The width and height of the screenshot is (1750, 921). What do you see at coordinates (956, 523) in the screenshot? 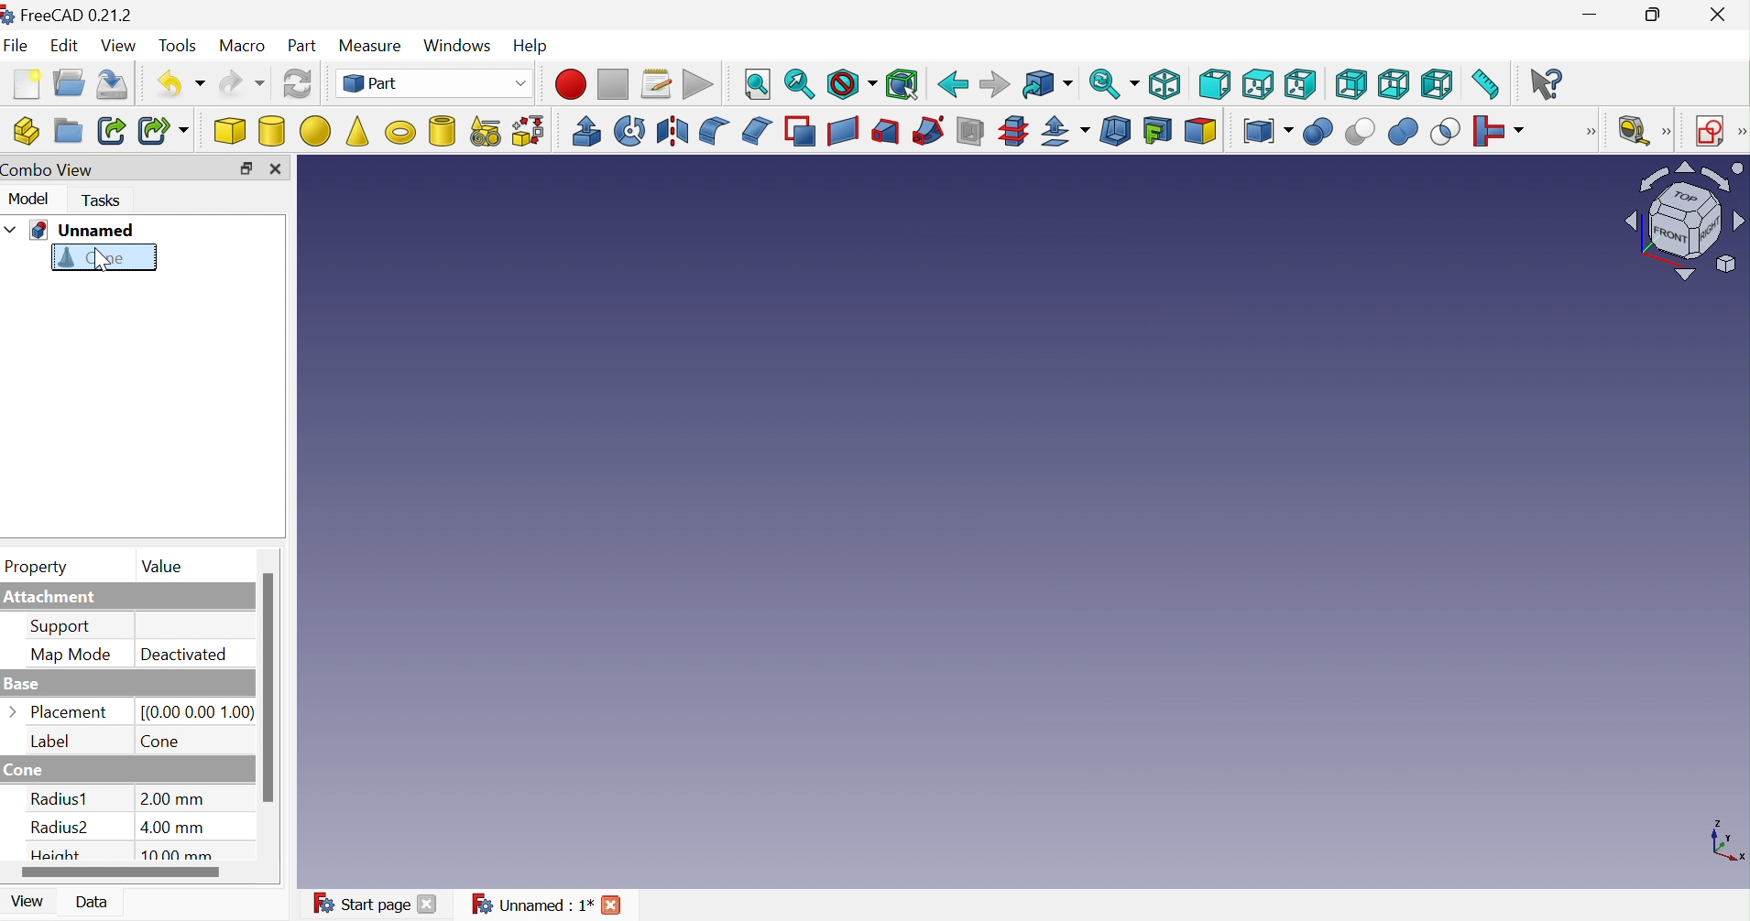
I see `workspace` at bounding box center [956, 523].